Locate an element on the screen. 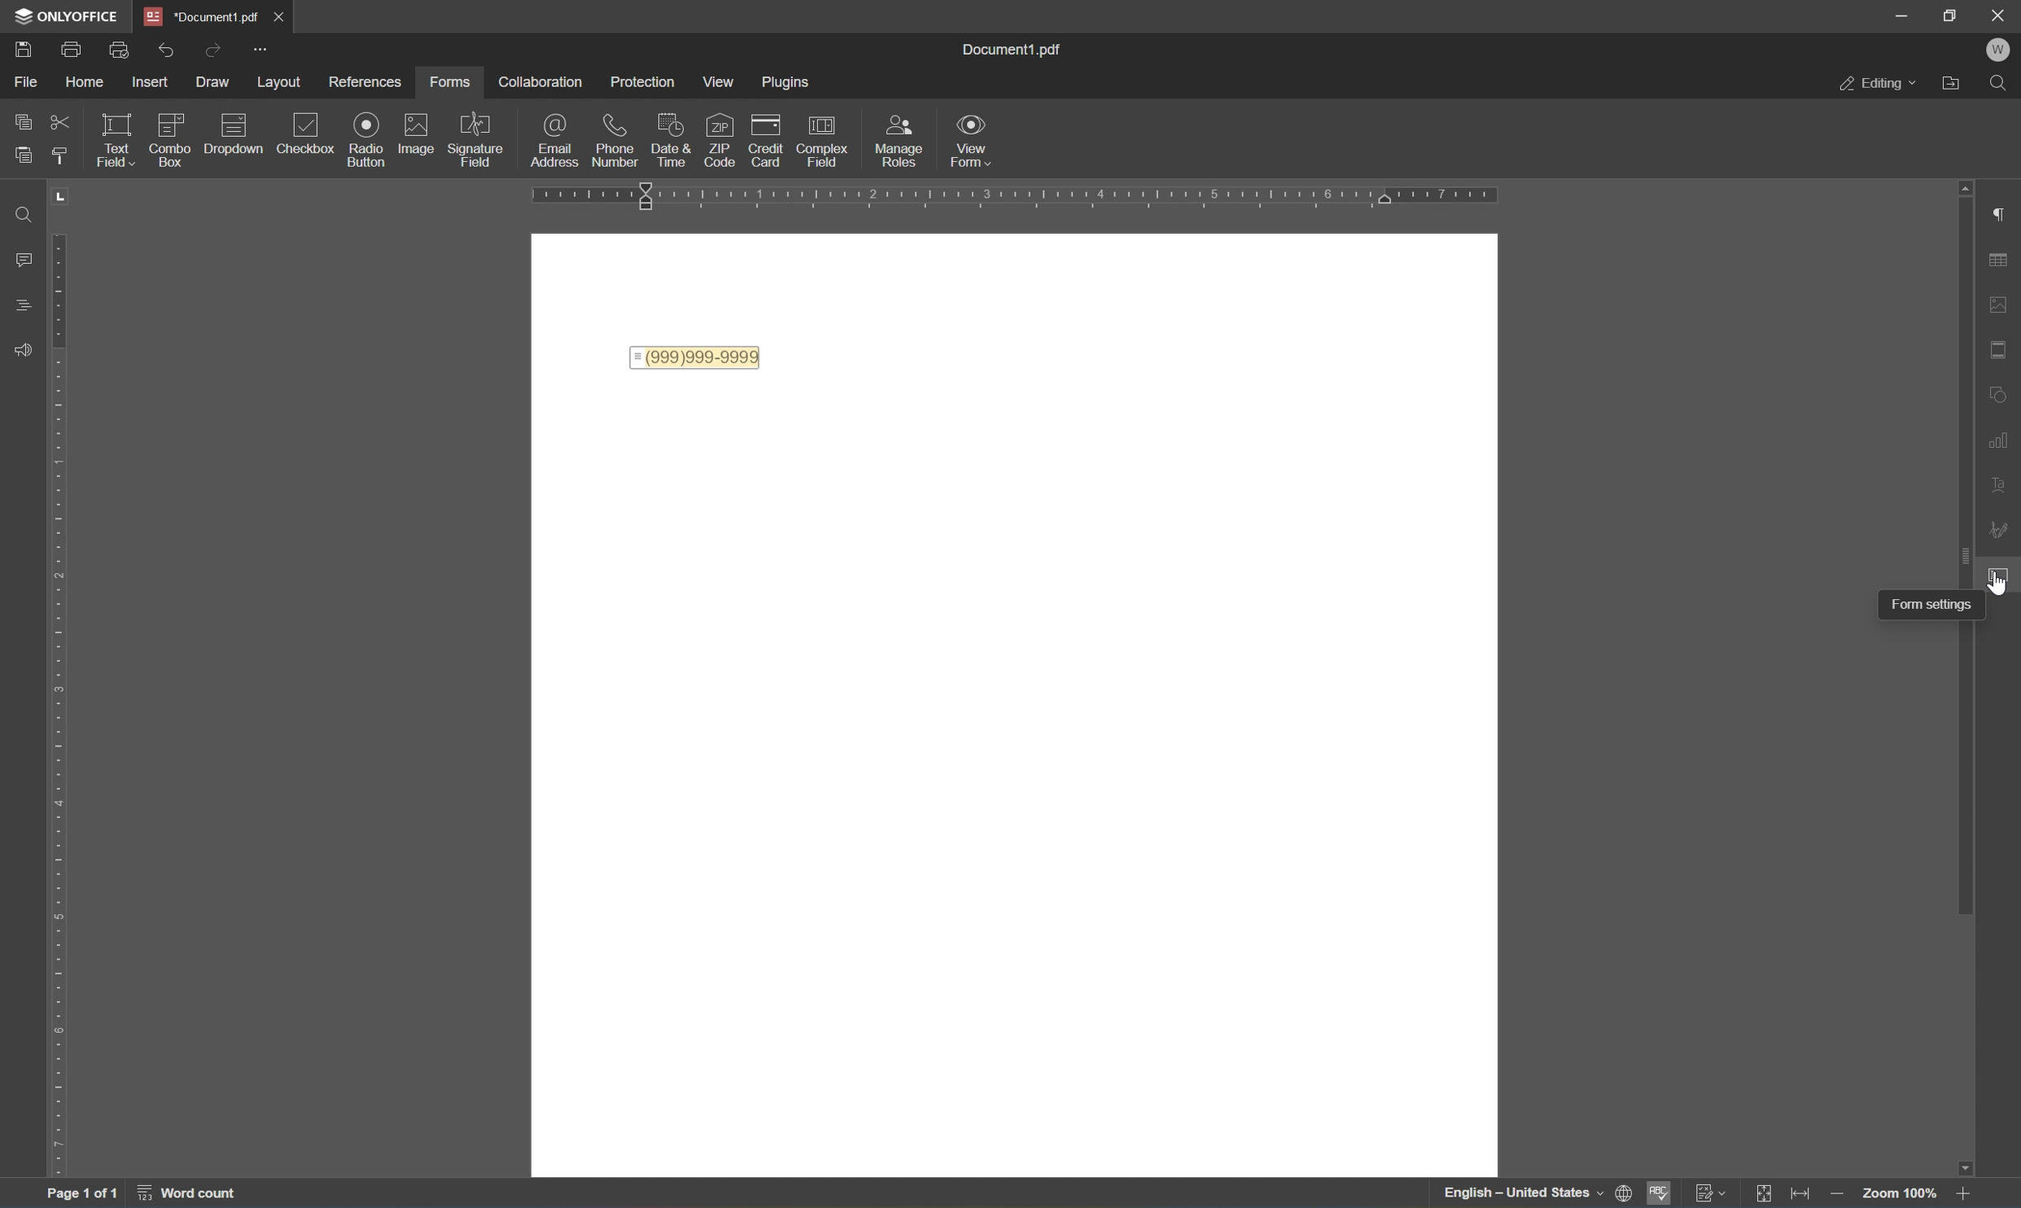  zoom 100% is located at coordinates (1901, 1197).